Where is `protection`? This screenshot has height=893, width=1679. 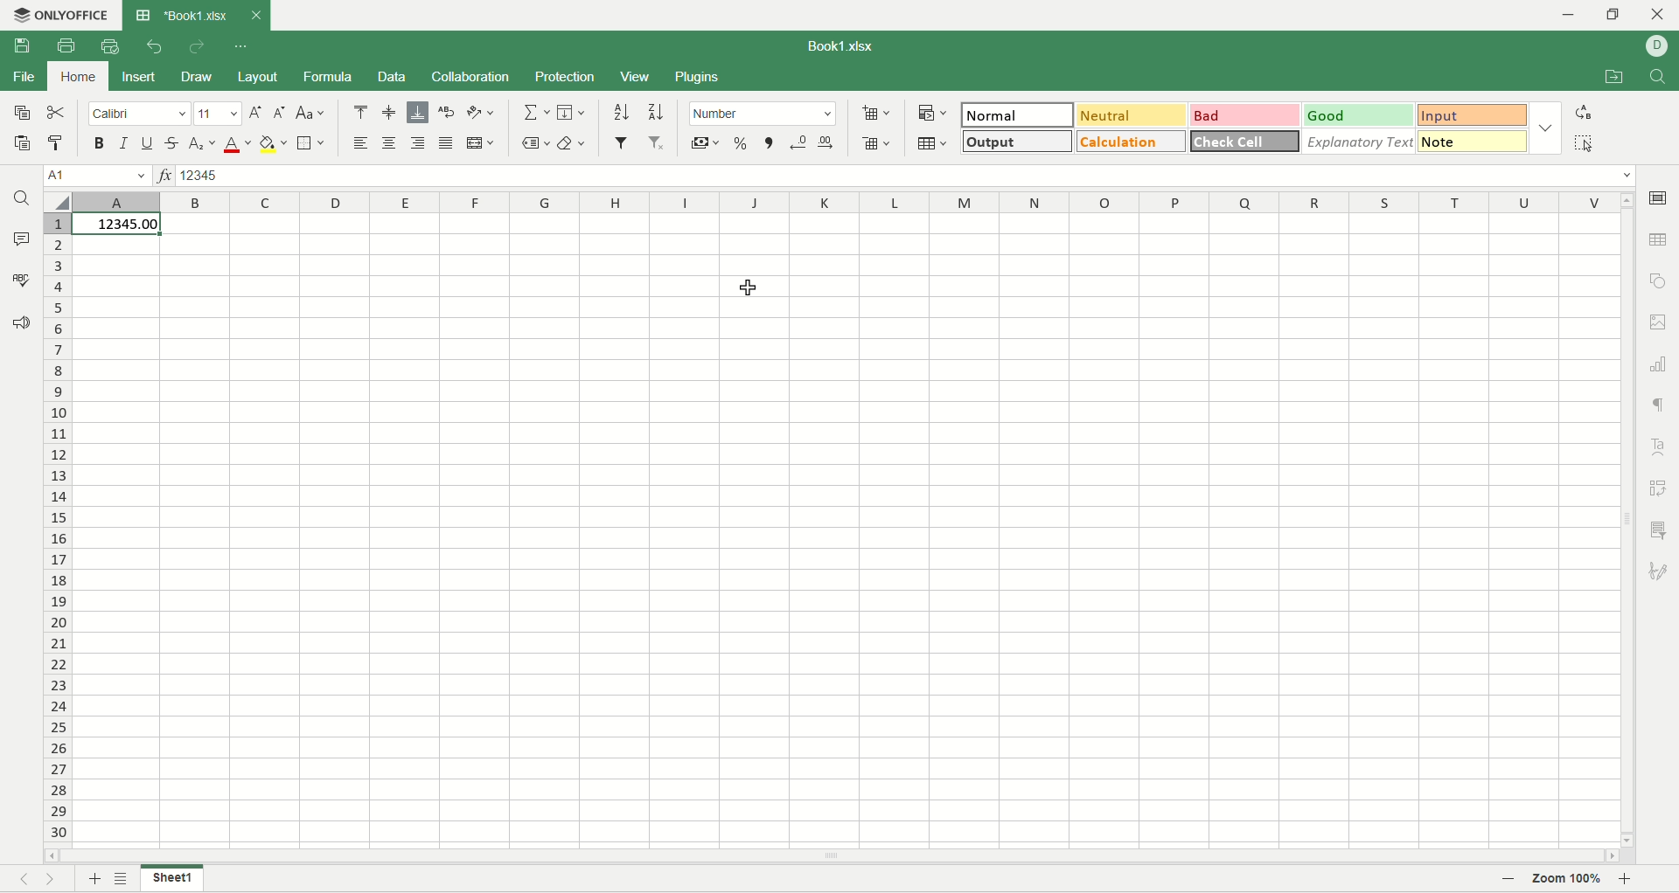
protection is located at coordinates (563, 76).